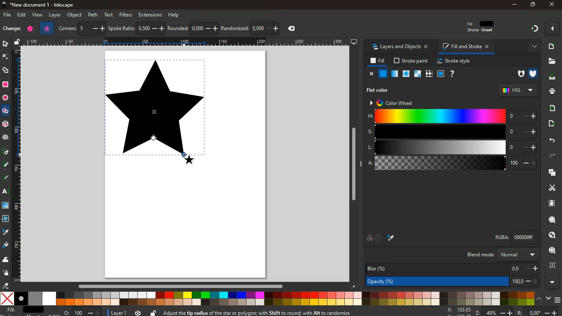  What do you see at coordinates (452, 147) in the screenshot?
I see `l` at bounding box center [452, 147].